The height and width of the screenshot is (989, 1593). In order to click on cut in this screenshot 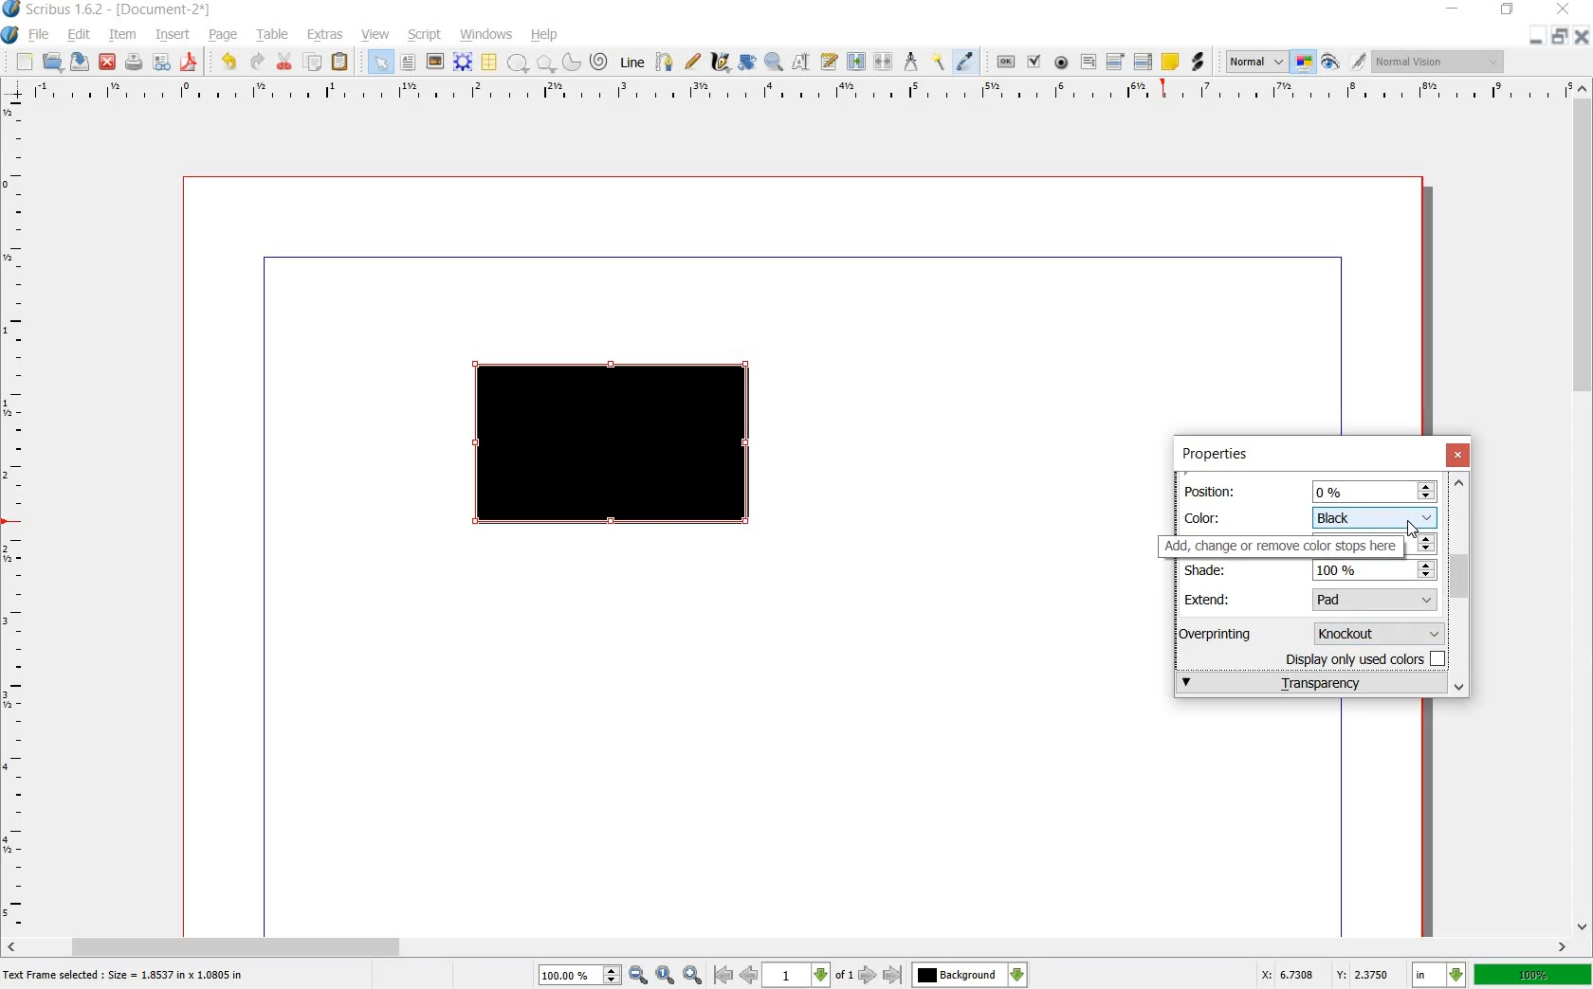, I will do `click(285, 63)`.